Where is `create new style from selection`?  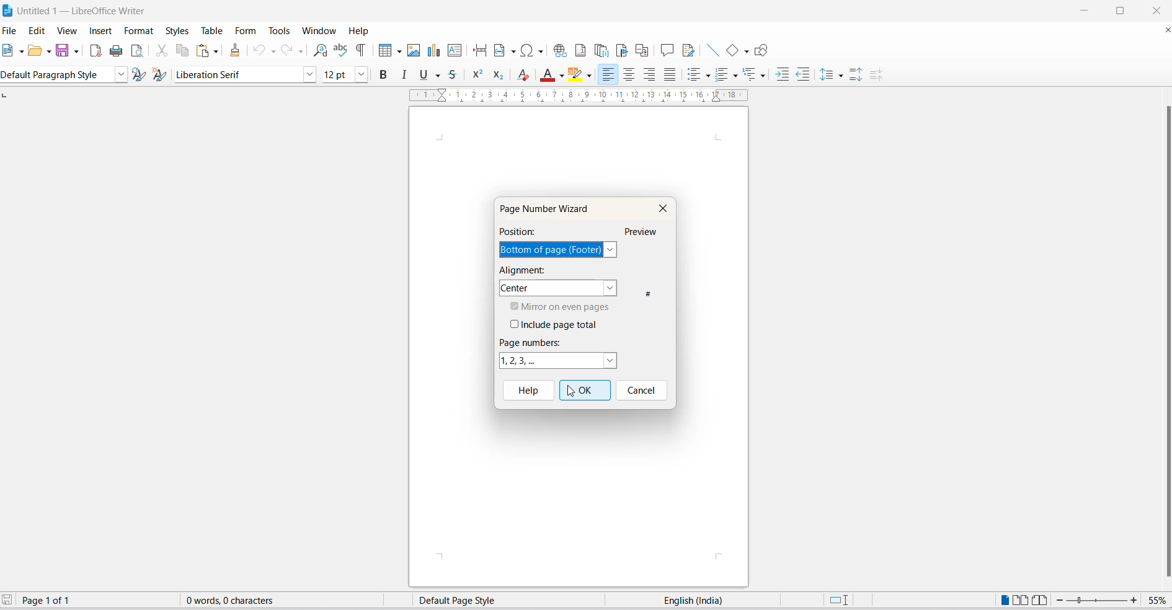 create new style from selection is located at coordinates (163, 75).